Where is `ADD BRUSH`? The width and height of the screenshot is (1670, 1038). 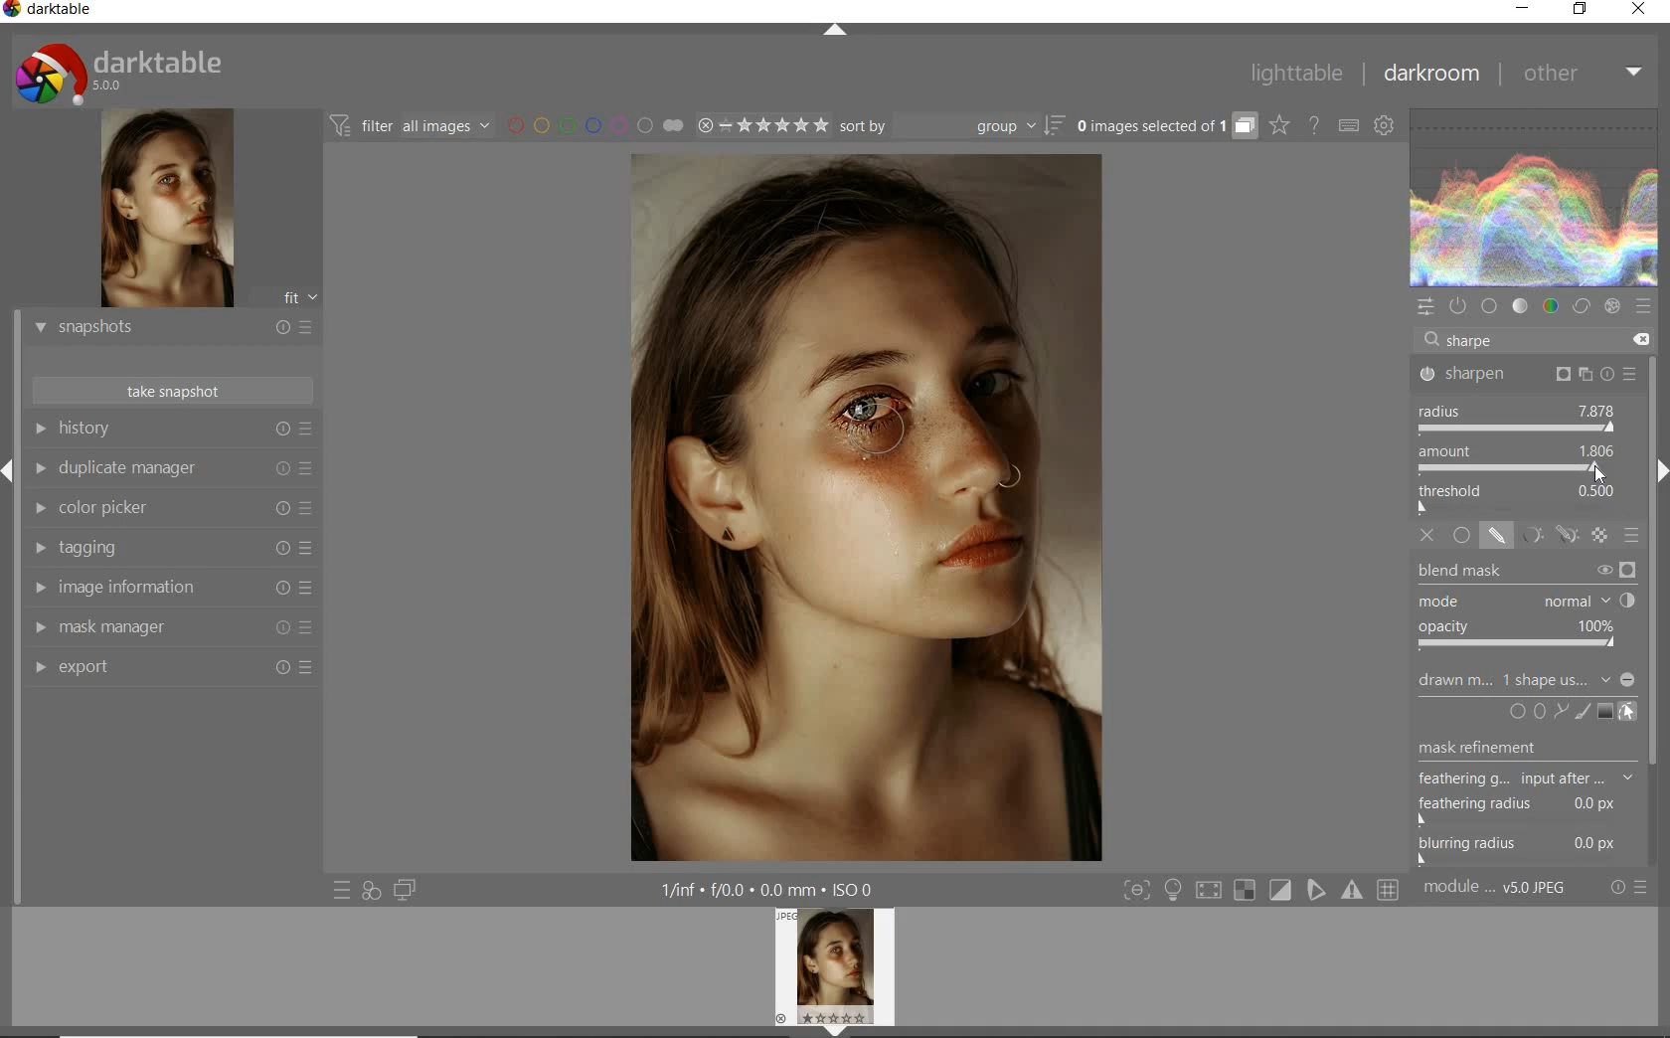
ADD BRUSH is located at coordinates (1585, 711).